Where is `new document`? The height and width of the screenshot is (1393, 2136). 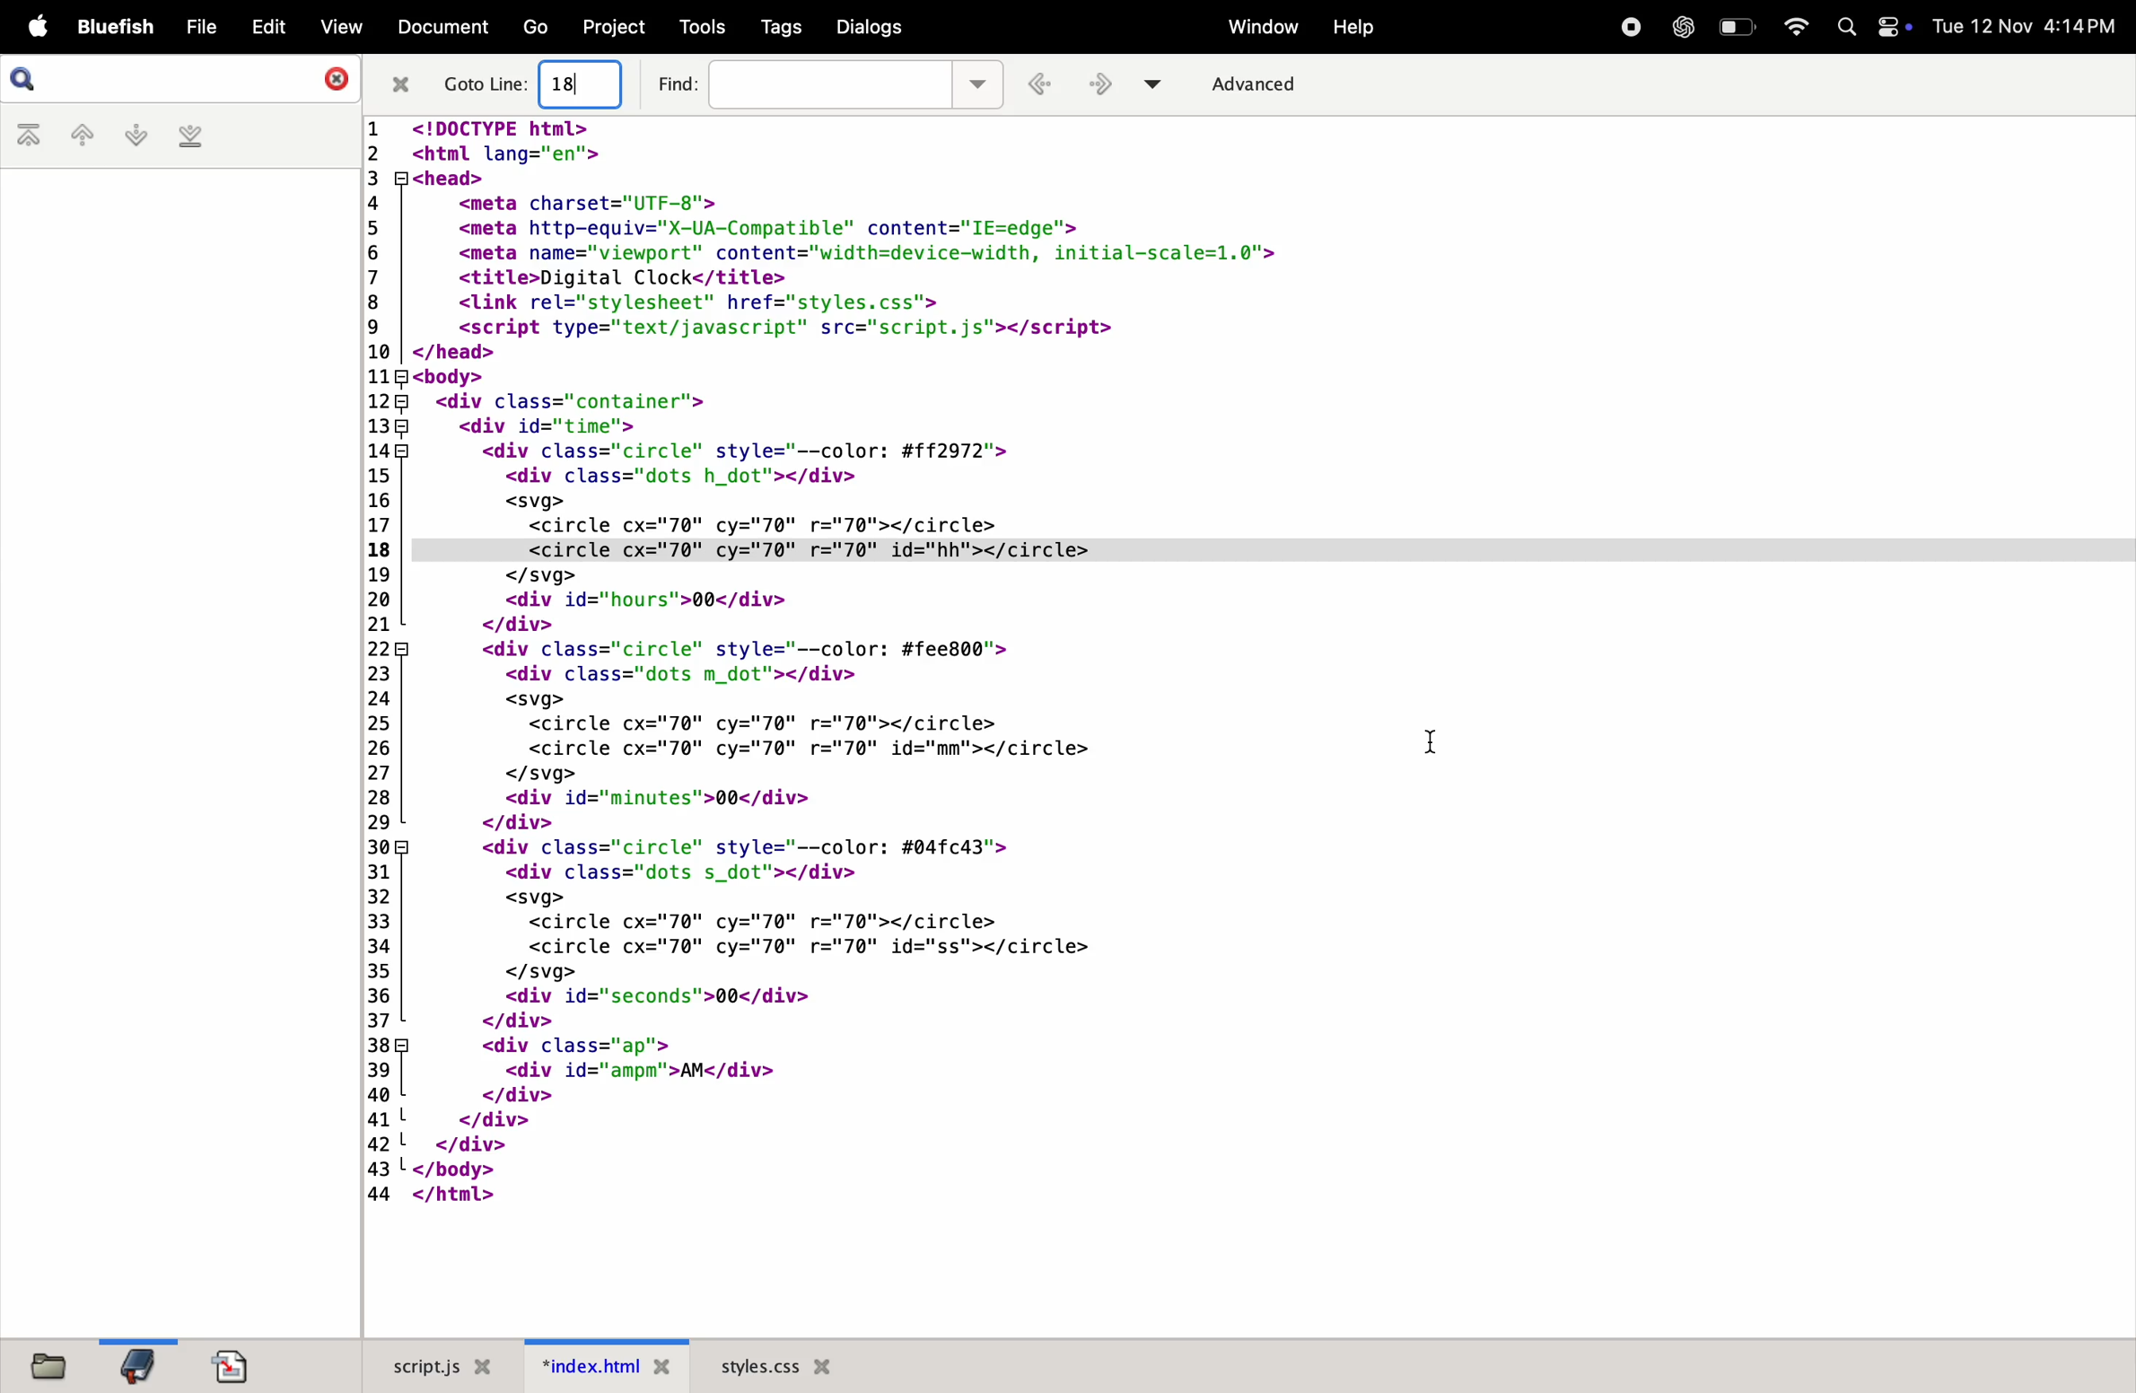 new document is located at coordinates (241, 1365).